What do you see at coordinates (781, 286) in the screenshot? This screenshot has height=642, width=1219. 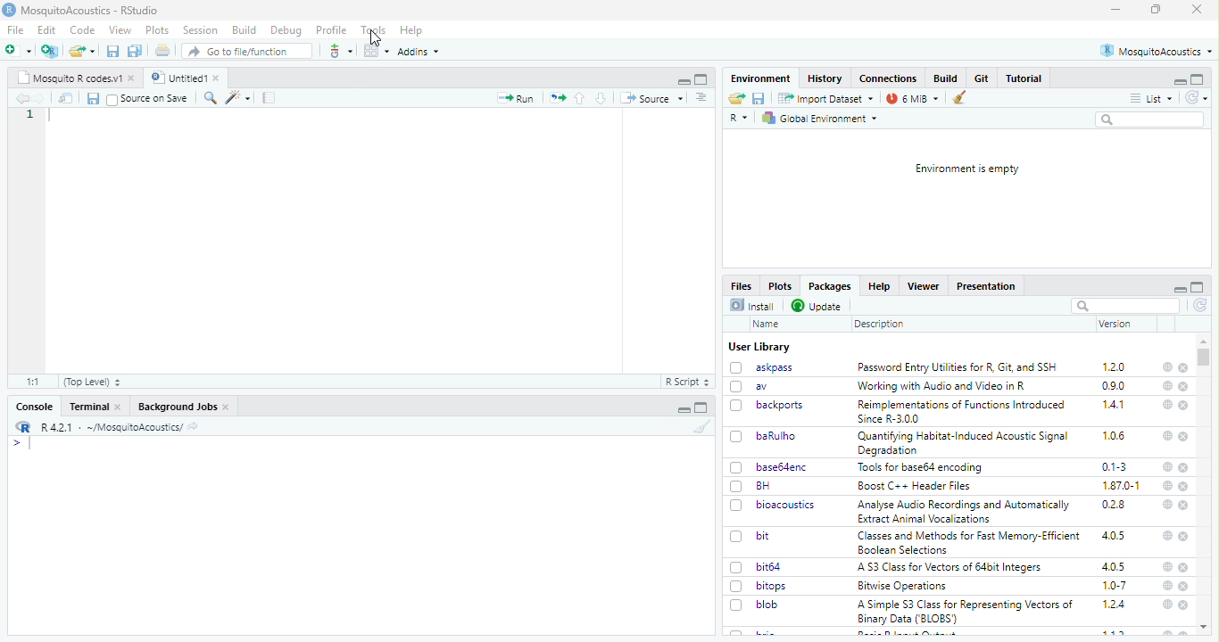 I see `Plots` at bounding box center [781, 286].